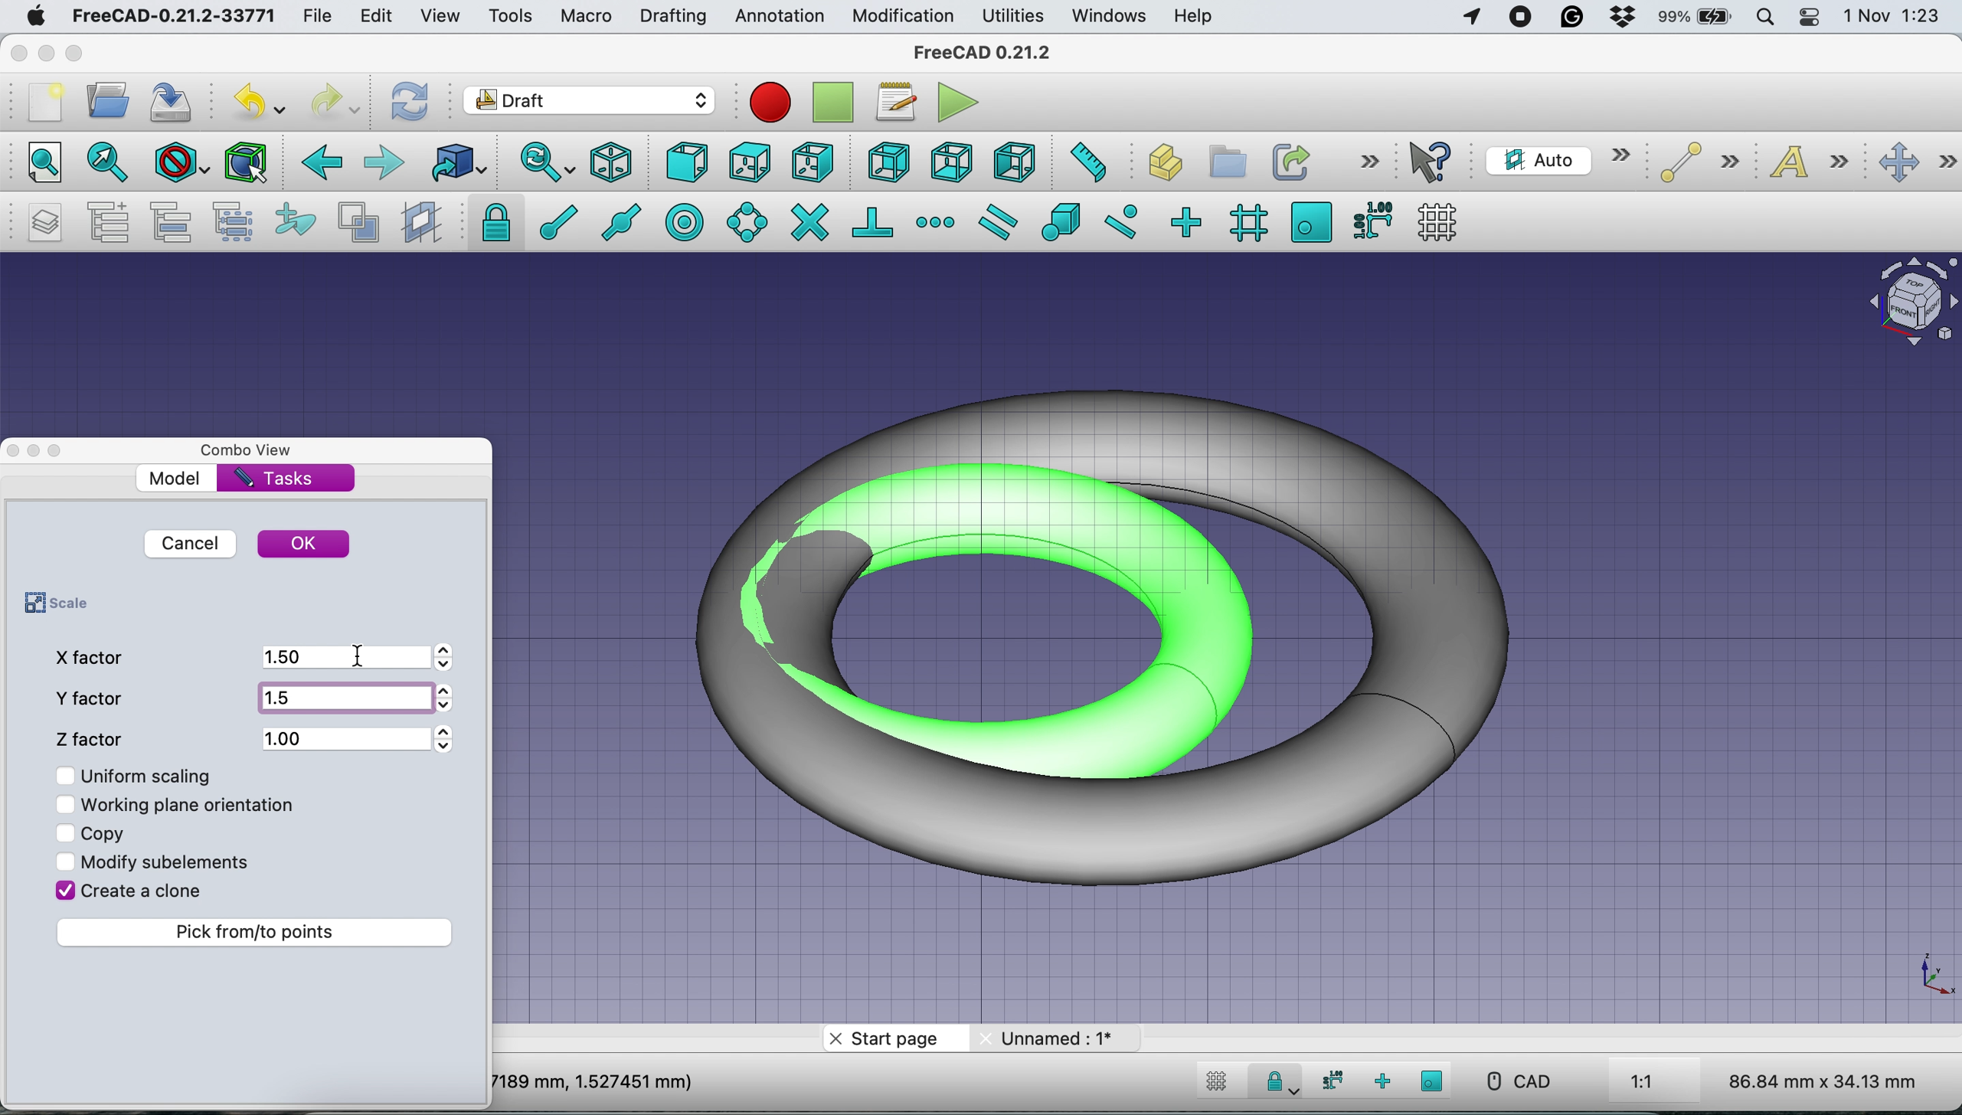 Image resolution: width=1962 pixels, height=1115 pixels. Describe the element at coordinates (257, 451) in the screenshot. I see `combo view` at that location.